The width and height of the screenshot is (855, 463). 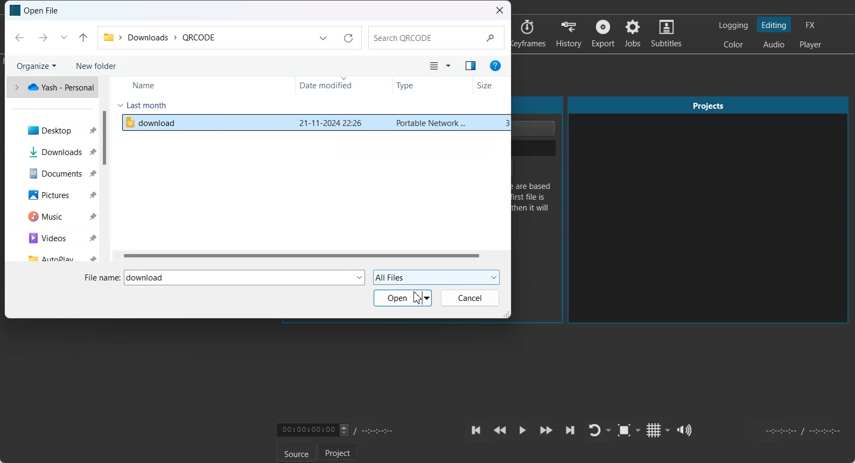 What do you see at coordinates (244, 277) in the screenshot?
I see `Text` at bounding box center [244, 277].